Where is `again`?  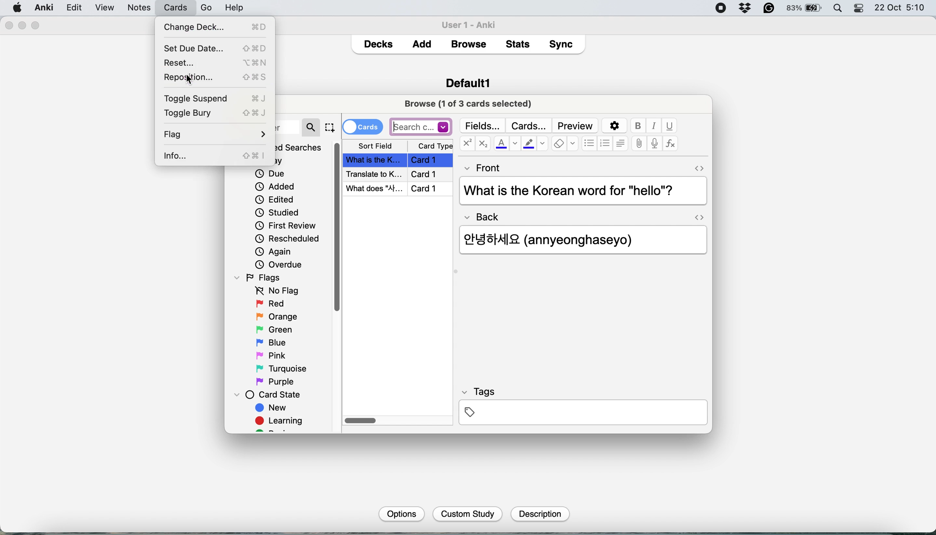 again is located at coordinates (274, 252).